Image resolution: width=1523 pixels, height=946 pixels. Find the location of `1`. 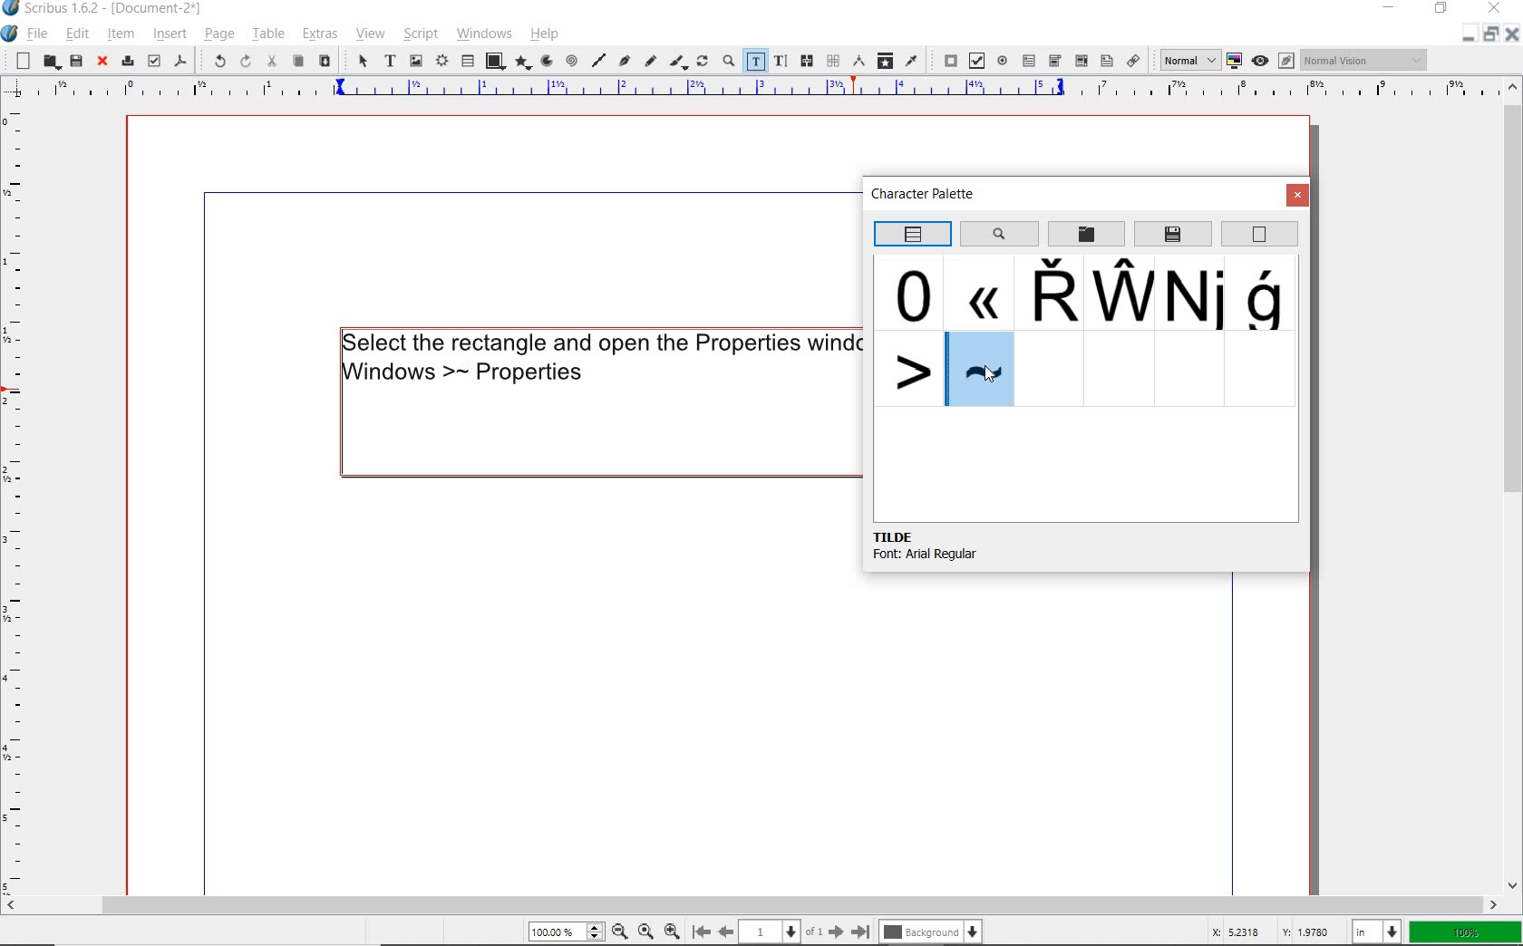

1 is located at coordinates (770, 929).